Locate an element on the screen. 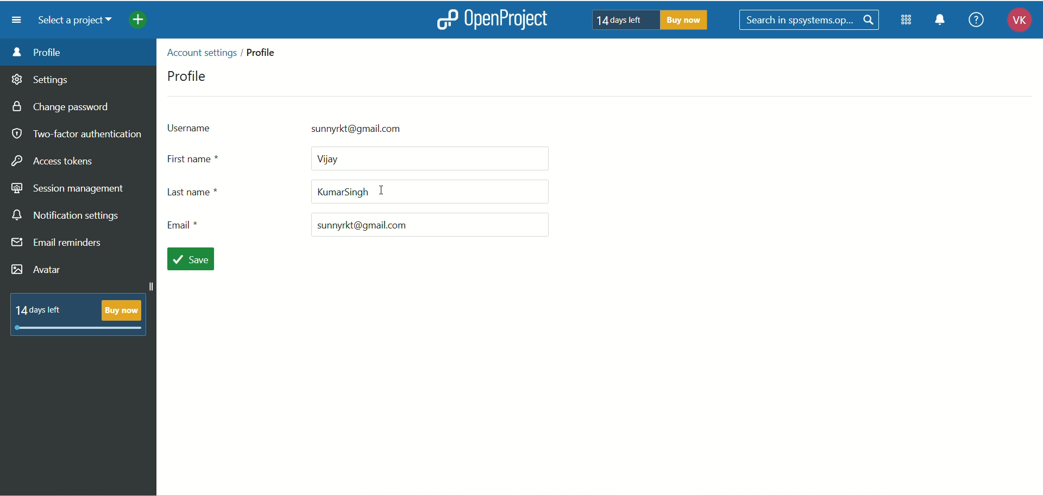 The width and height of the screenshot is (1043, 496). search is located at coordinates (810, 20).